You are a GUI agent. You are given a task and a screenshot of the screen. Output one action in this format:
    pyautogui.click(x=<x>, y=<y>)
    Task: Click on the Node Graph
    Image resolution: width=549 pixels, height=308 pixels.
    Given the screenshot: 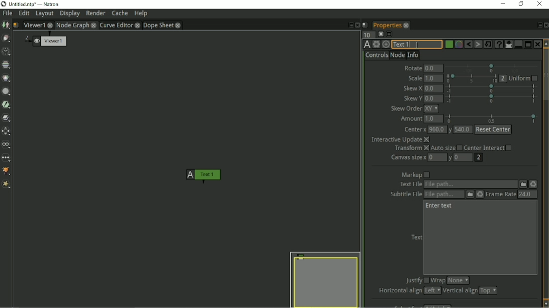 What is the action you would take?
    pyautogui.click(x=72, y=25)
    